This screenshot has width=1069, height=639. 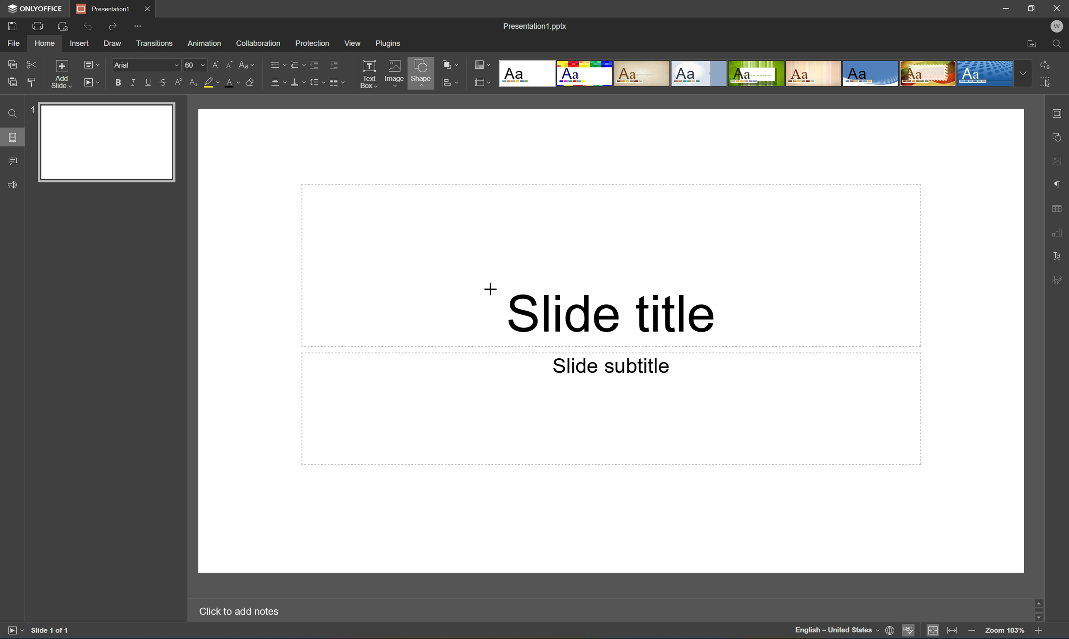 What do you see at coordinates (1037, 601) in the screenshot?
I see `scroll up` at bounding box center [1037, 601].